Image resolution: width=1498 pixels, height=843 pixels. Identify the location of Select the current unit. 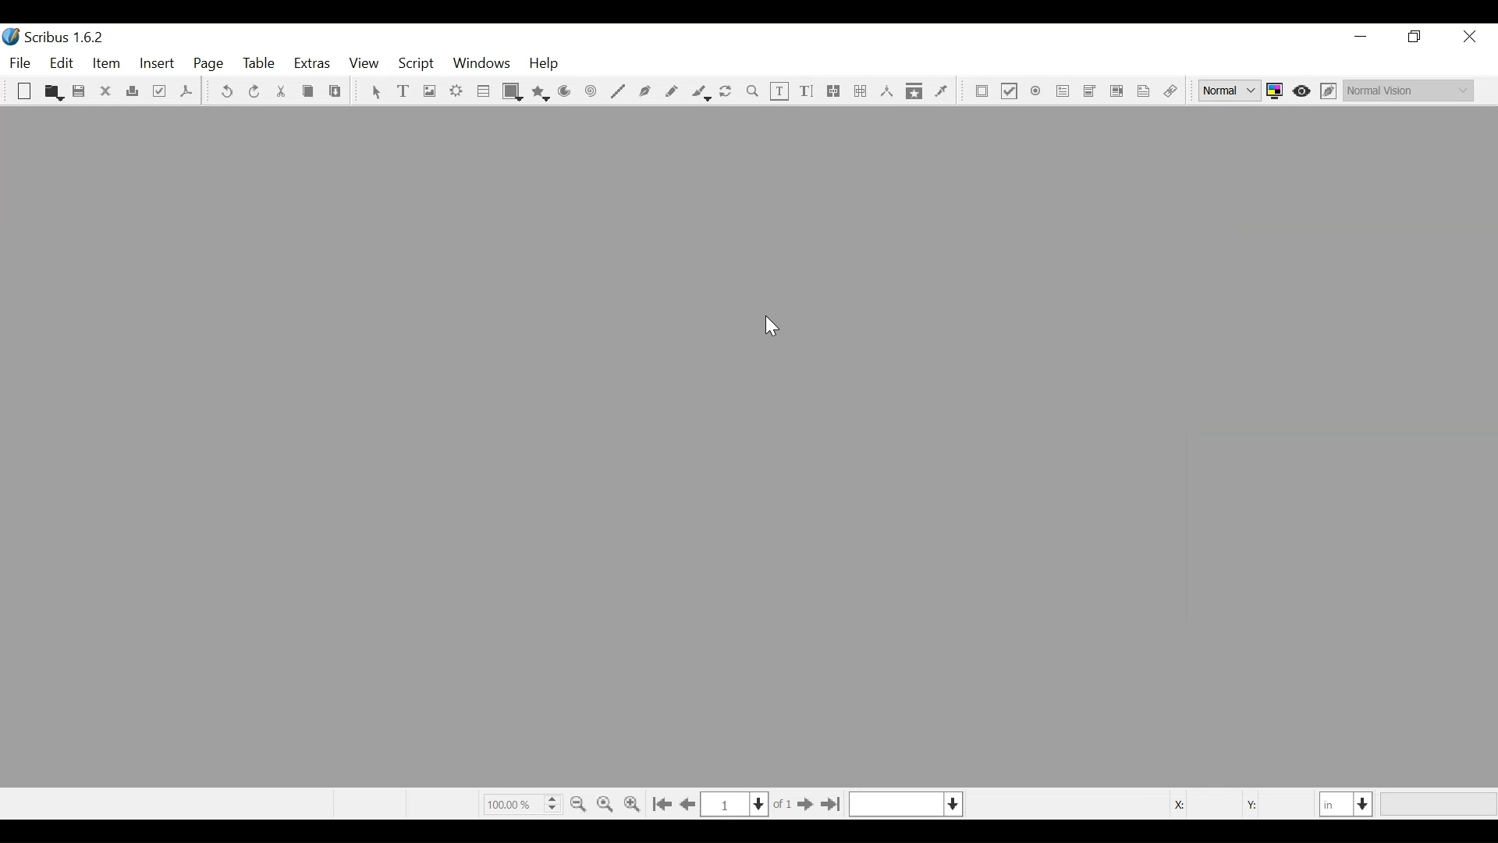
(1347, 803).